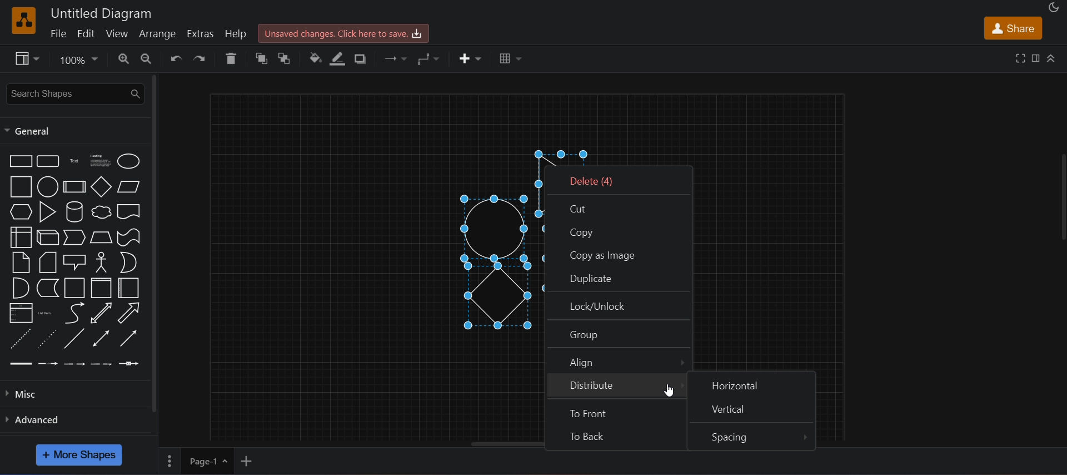 The width and height of the screenshot is (1067, 475). Describe the element at coordinates (617, 386) in the screenshot. I see `distribute` at that location.